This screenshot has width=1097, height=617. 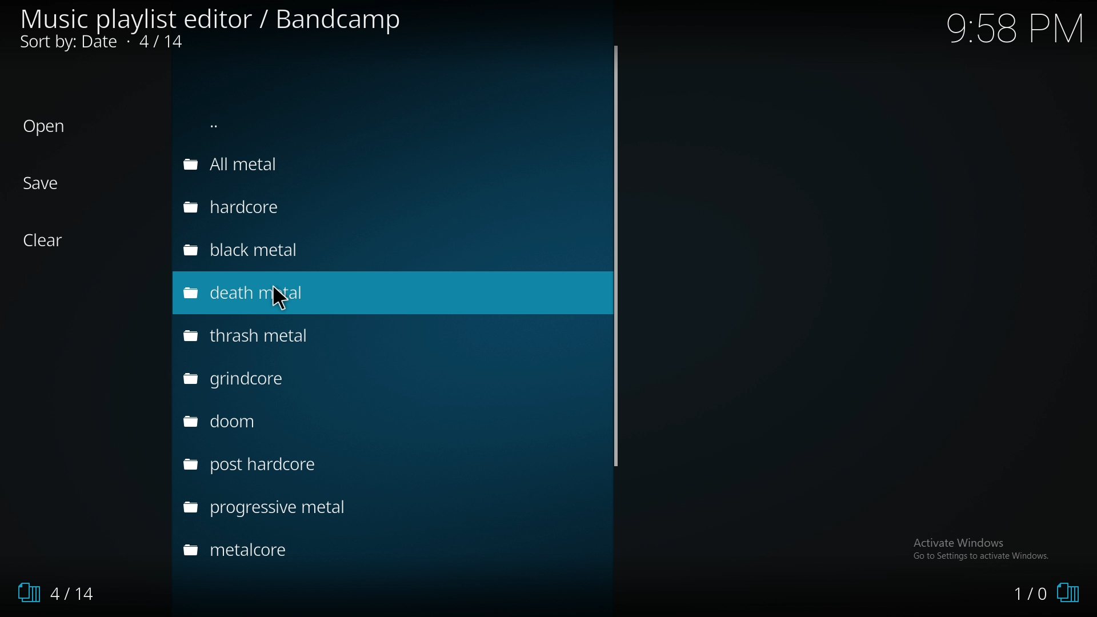 What do you see at coordinates (51, 593) in the screenshot?
I see `1/3` at bounding box center [51, 593].